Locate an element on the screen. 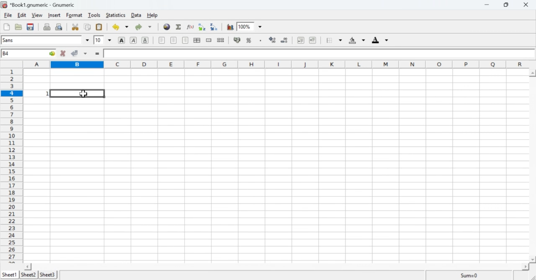 The height and width of the screenshot is (280, 536). Italics is located at coordinates (134, 41).